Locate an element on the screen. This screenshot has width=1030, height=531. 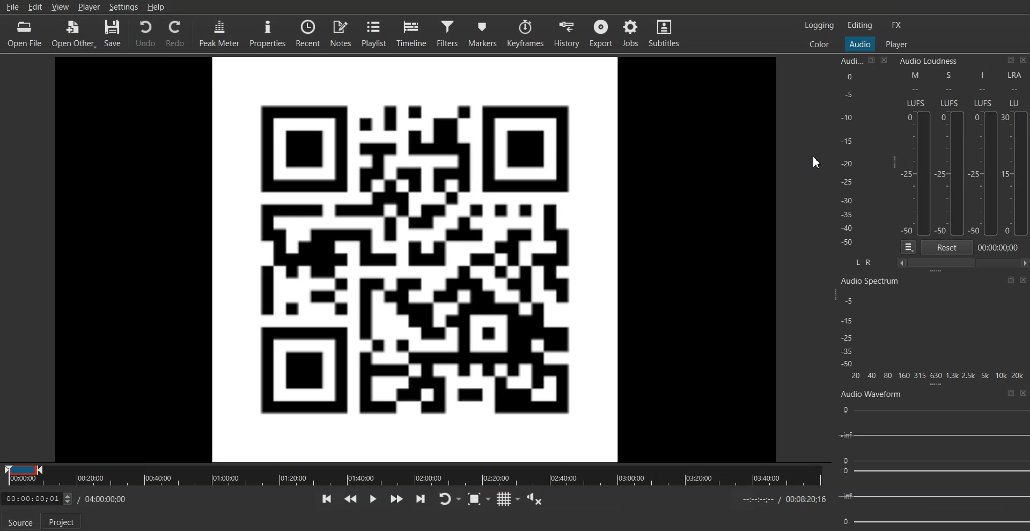
Audio Waveform is located at coordinates (872, 394).